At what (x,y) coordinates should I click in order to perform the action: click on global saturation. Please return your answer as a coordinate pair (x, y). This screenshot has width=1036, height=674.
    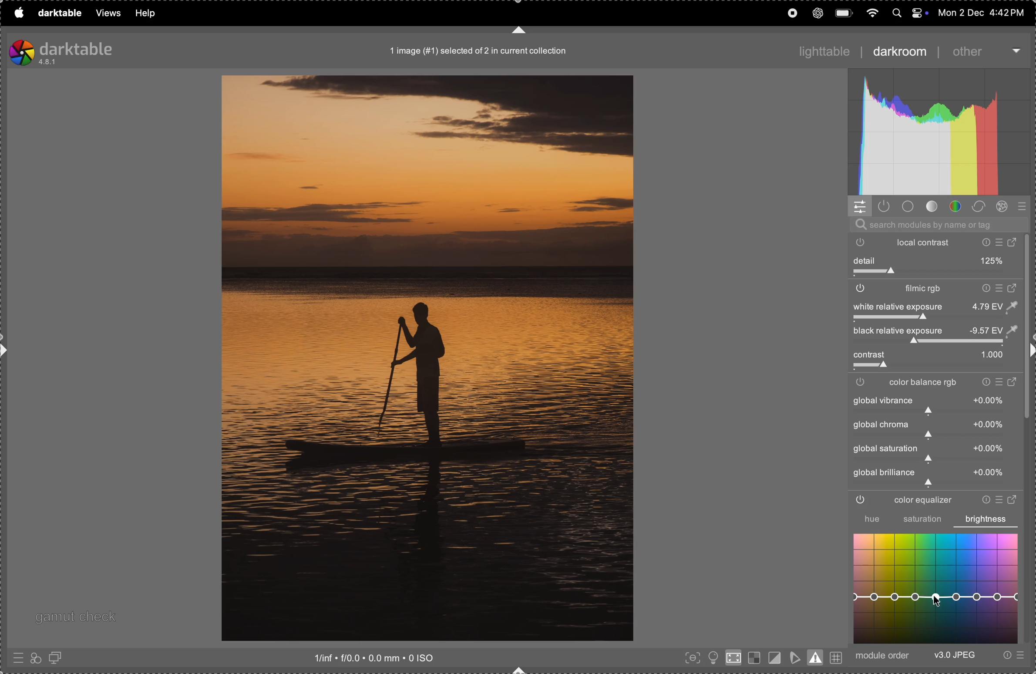
    Looking at the image, I should click on (933, 452).